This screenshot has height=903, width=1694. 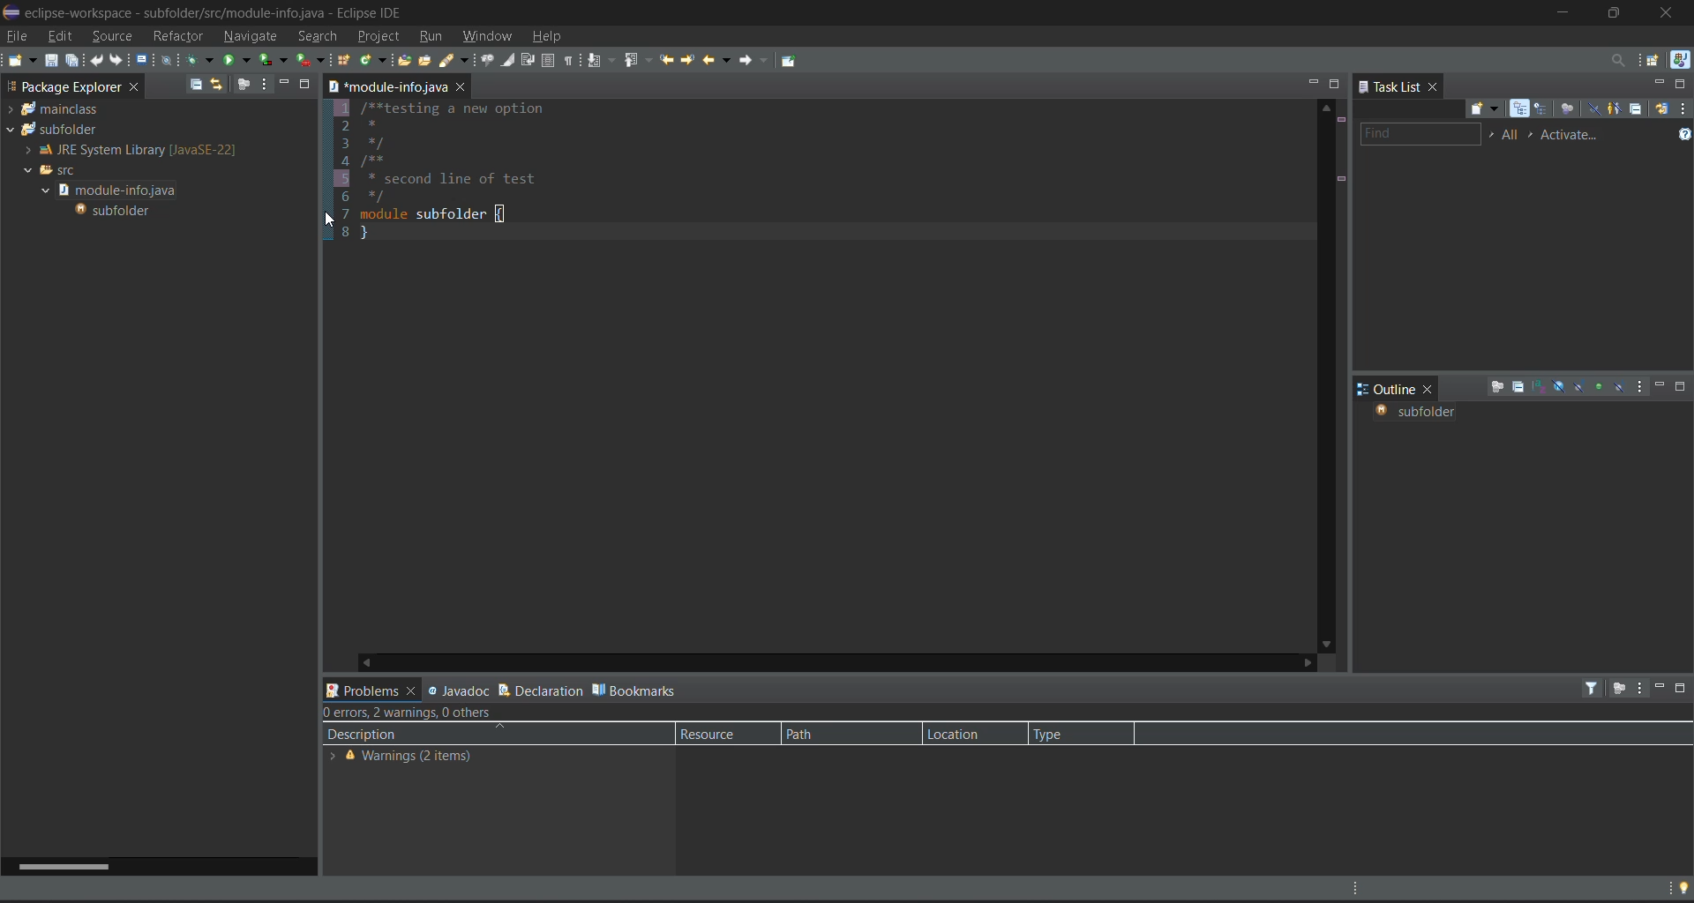 I want to click on open task, so click(x=429, y=63).